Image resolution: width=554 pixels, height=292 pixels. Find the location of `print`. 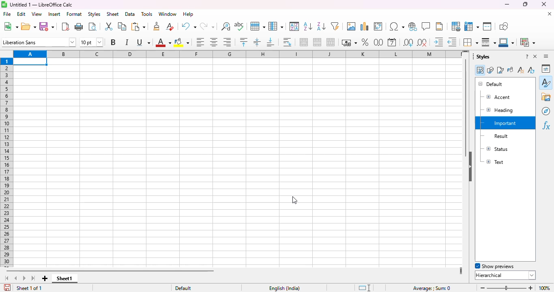

print is located at coordinates (79, 26).